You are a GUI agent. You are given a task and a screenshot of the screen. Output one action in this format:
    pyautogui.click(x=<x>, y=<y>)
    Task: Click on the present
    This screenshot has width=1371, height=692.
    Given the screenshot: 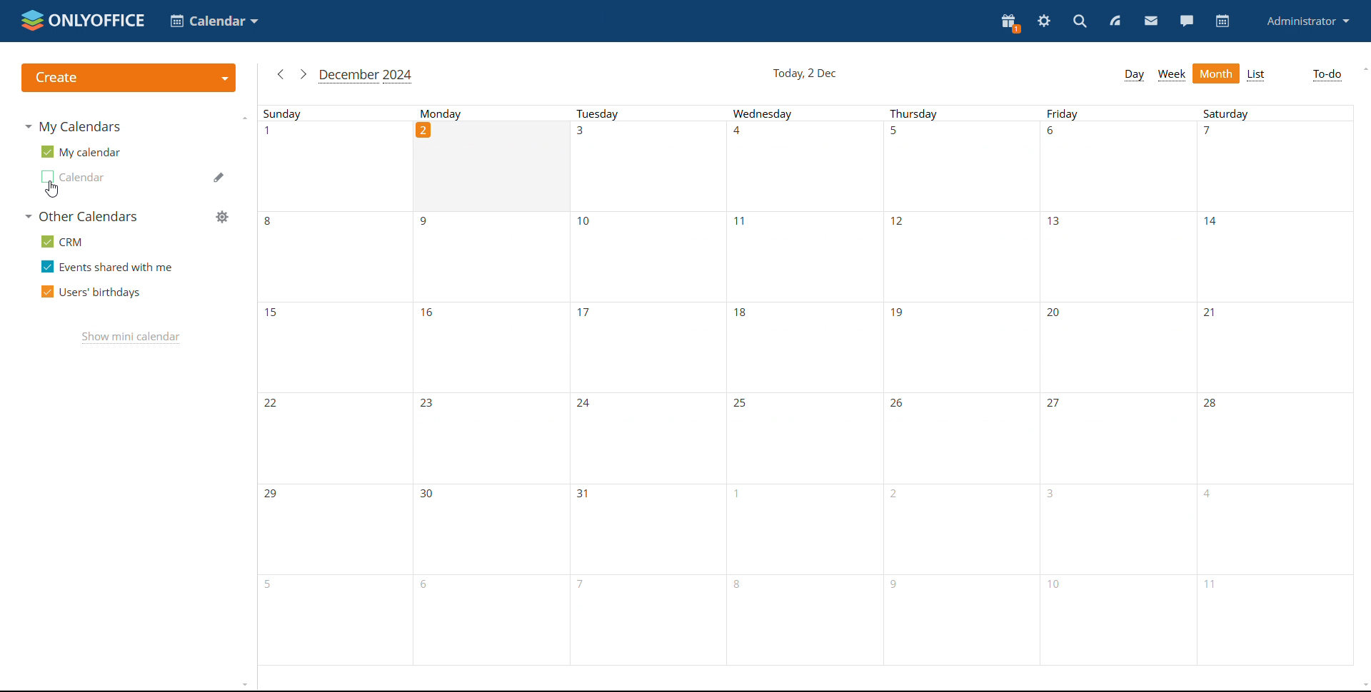 What is the action you would take?
    pyautogui.click(x=1010, y=24)
    